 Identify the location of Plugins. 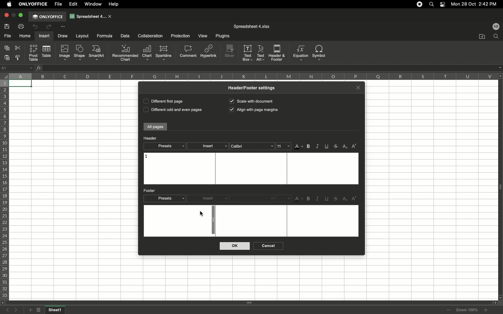
(221, 36).